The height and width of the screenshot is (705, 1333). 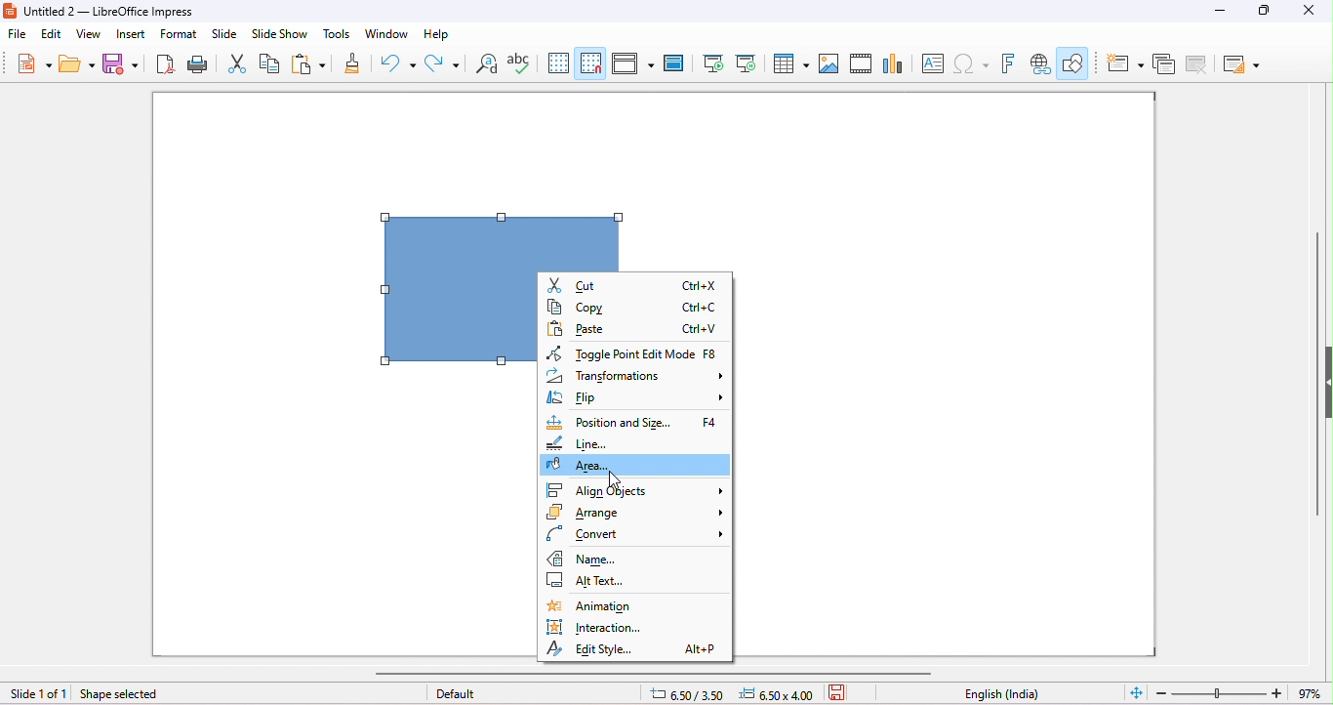 What do you see at coordinates (1002, 694) in the screenshot?
I see `English (India)` at bounding box center [1002, 694].